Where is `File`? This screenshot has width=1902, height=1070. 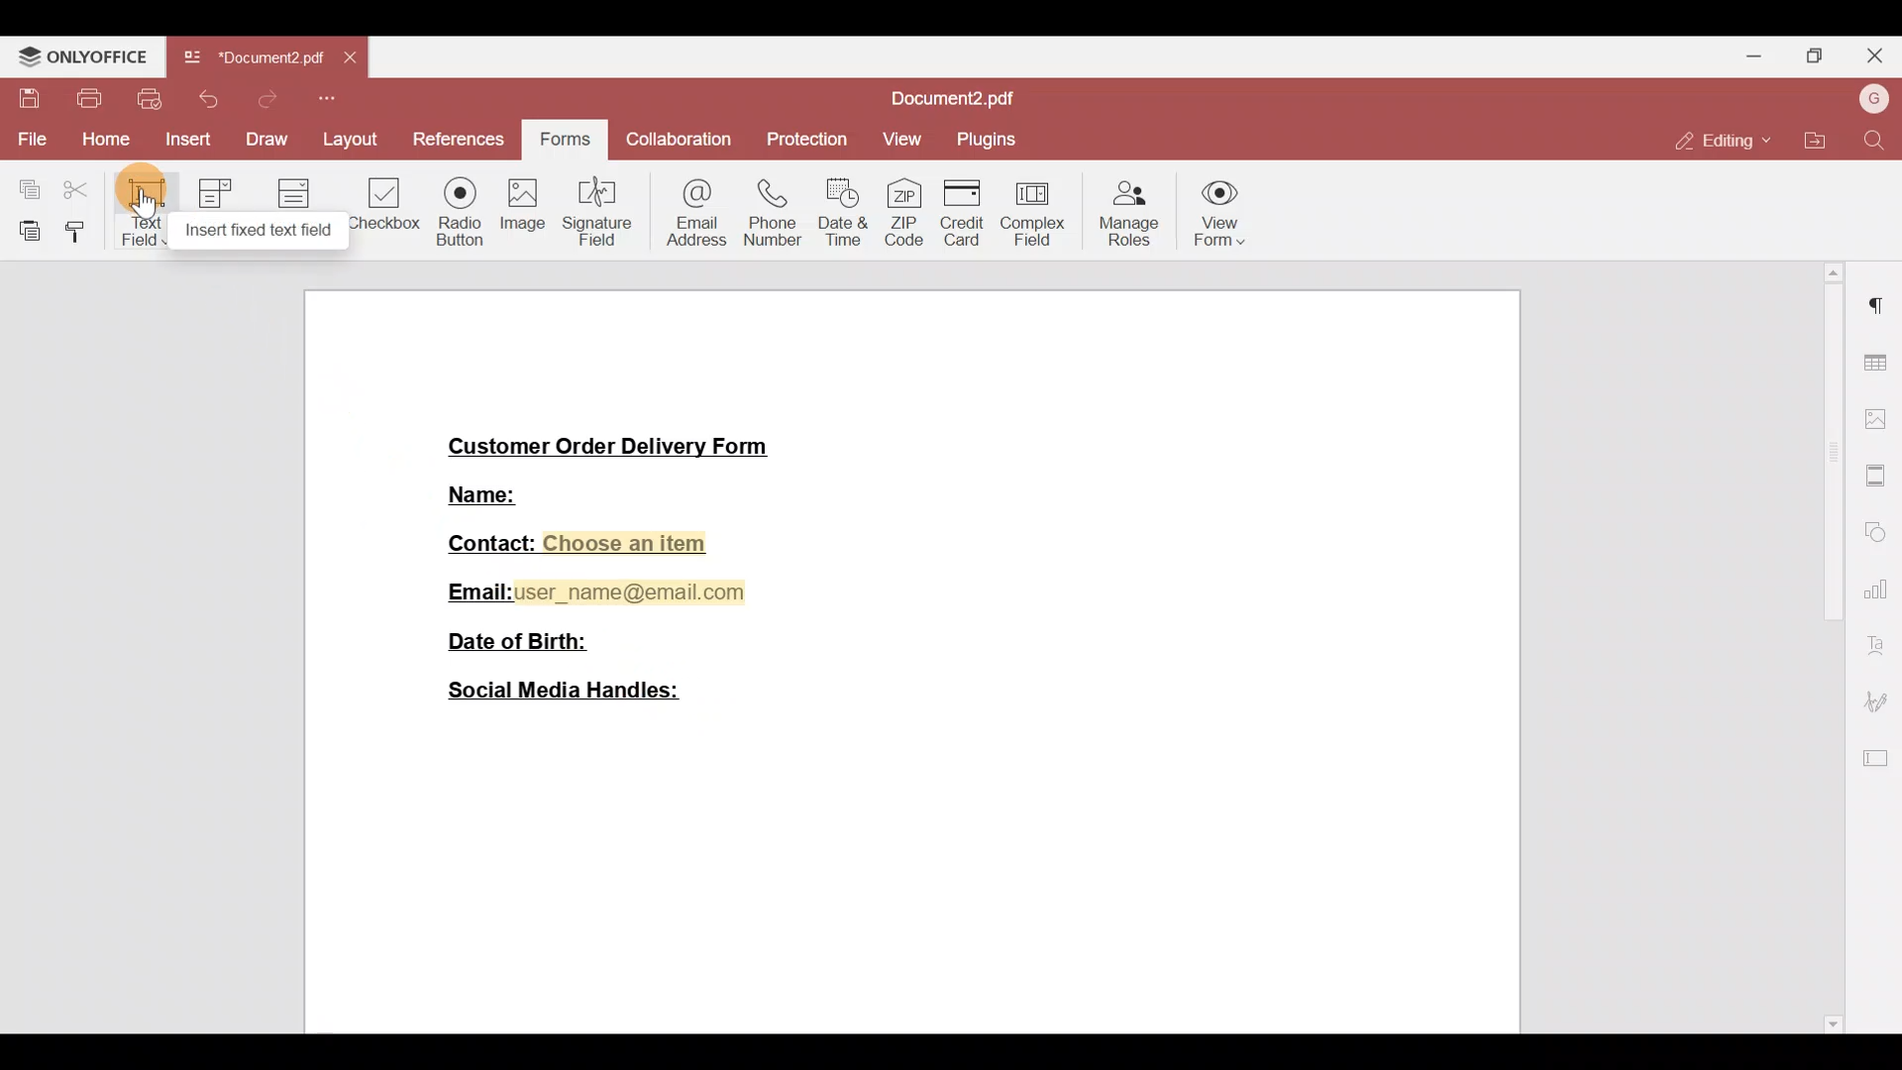 File is located at coordinates (31, 139).